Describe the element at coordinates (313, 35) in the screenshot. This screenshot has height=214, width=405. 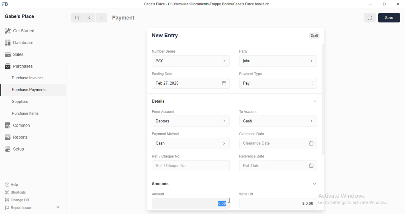
I see `Draft` at that location.